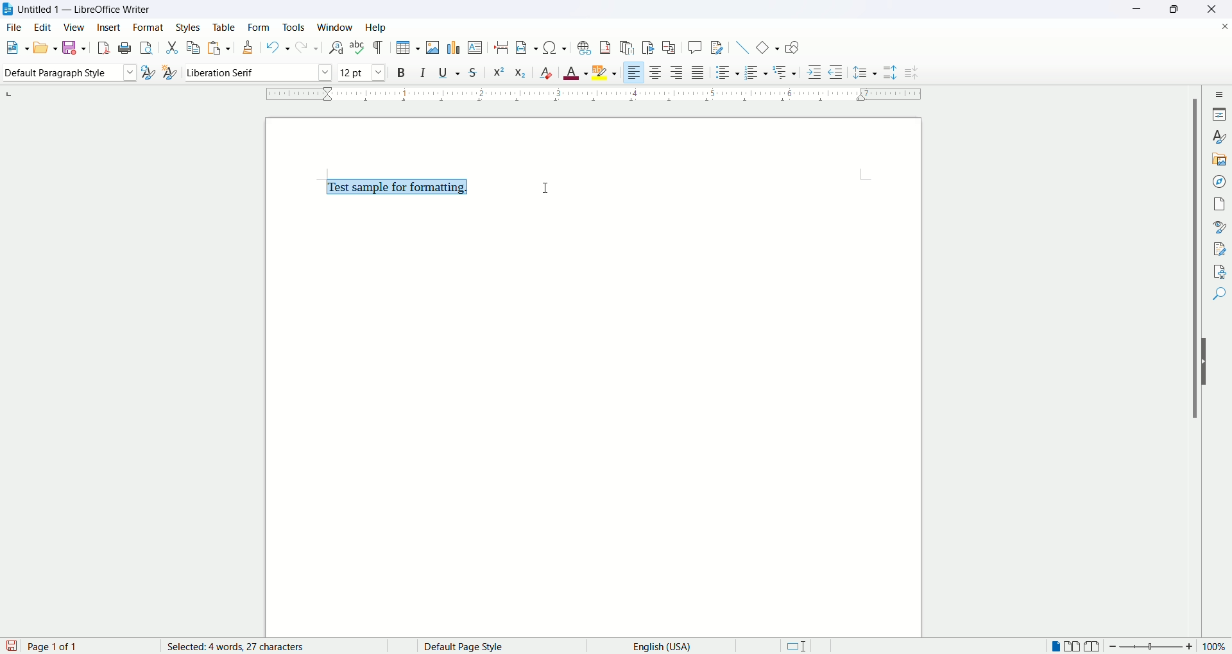 The image size is (1232, 654). What do you see at coordinates (499, 72) in the screenshot?
I see `superscript` at bounding box center [499, 72].